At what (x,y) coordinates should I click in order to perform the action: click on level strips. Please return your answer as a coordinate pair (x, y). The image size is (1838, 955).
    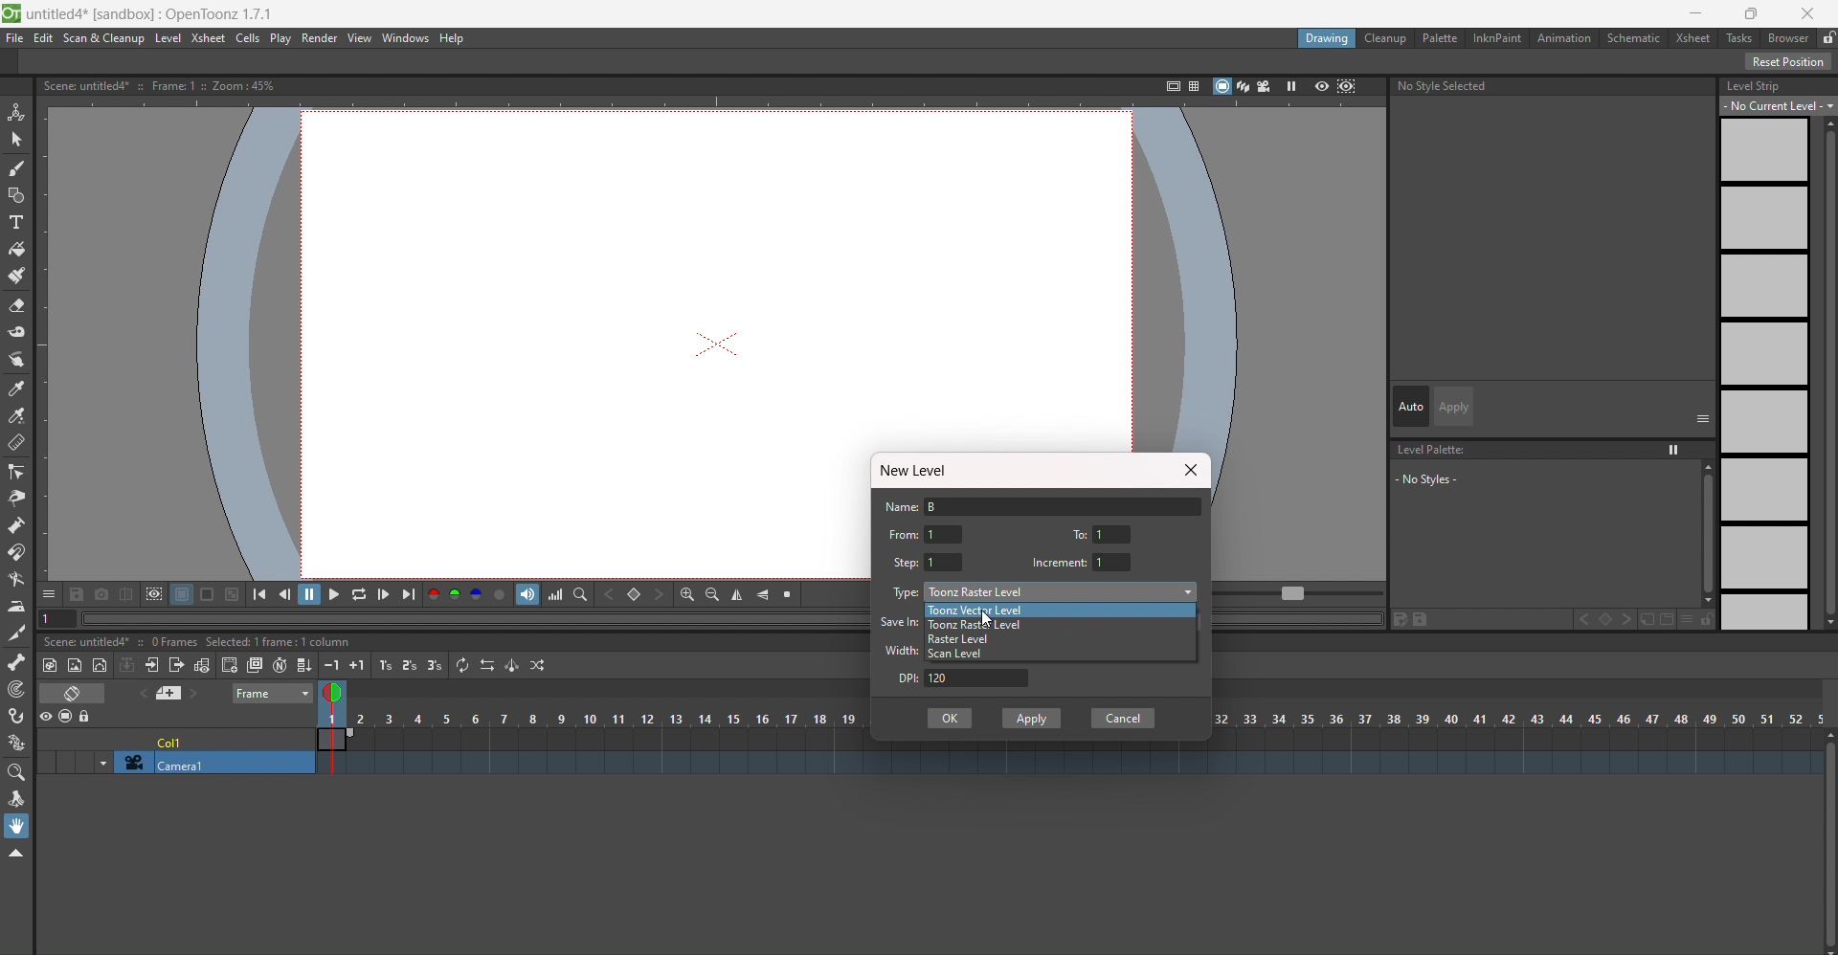
    Looking at the image, I should click on (1763, 374).